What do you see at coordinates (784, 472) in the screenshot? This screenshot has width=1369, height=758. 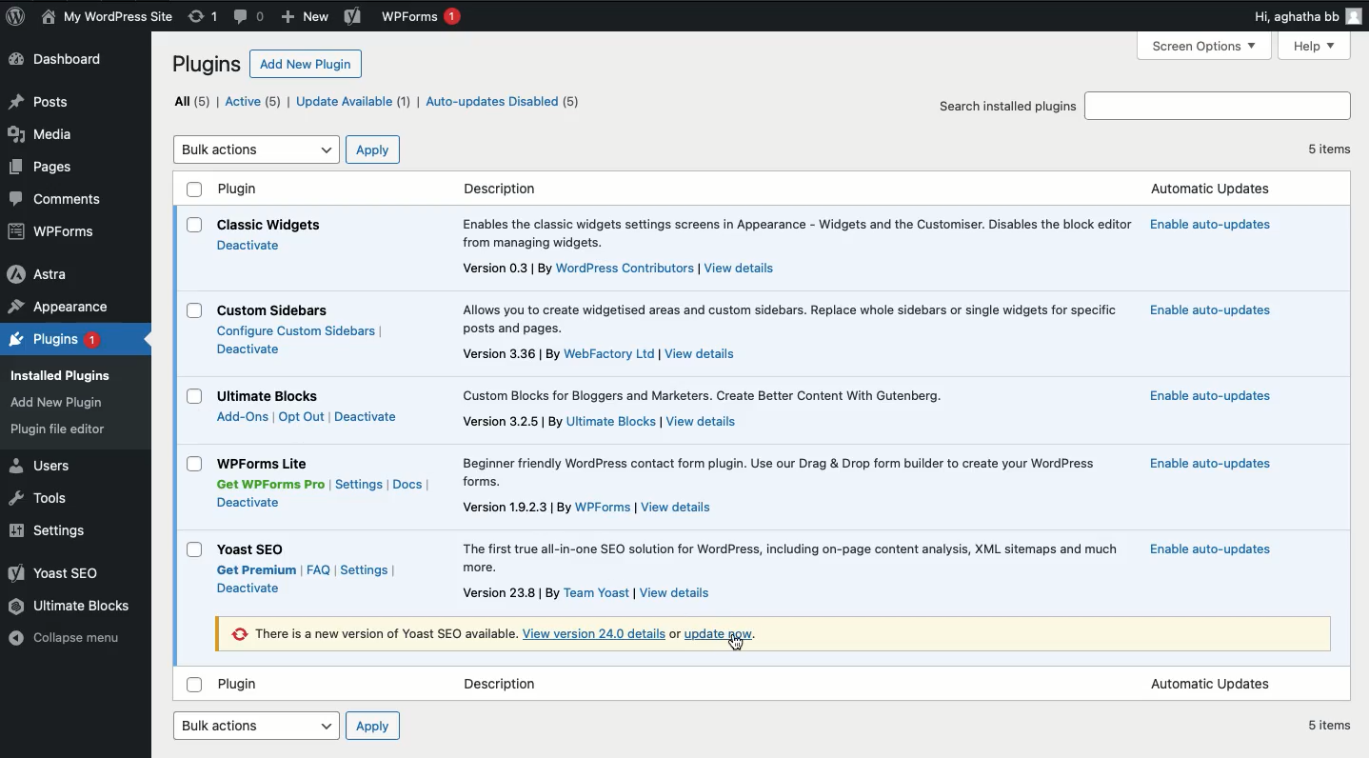 I see `Description` at bounding box center [784, 472].